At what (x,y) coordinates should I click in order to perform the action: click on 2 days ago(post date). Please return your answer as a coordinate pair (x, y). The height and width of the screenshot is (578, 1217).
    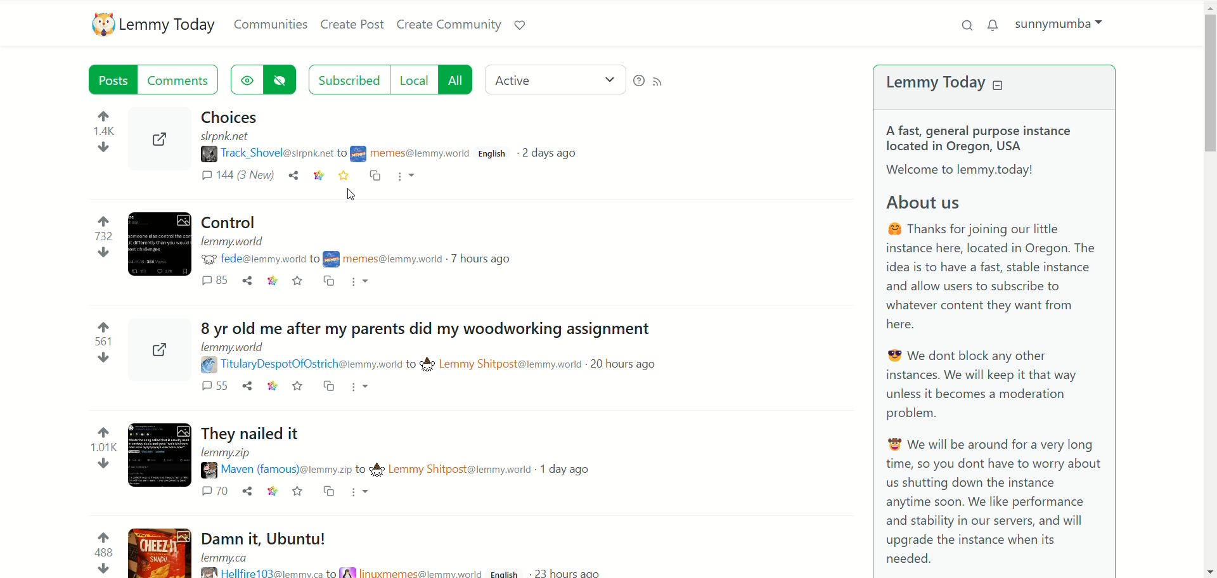
    Looking at the image, I should click on (556, 153).